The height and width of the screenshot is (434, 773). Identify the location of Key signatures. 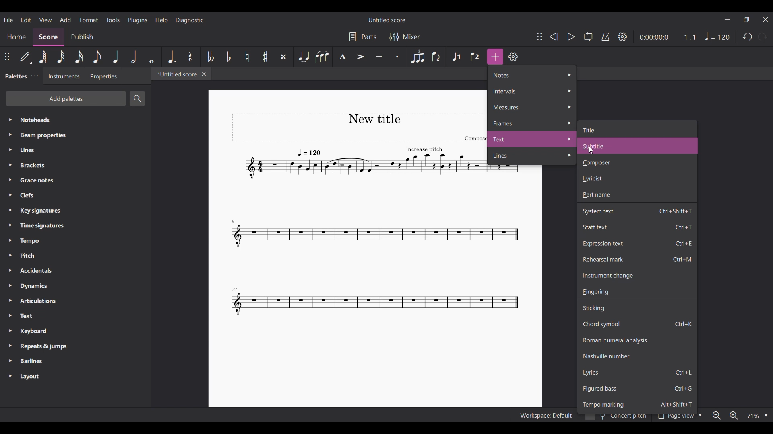
(75, 211).